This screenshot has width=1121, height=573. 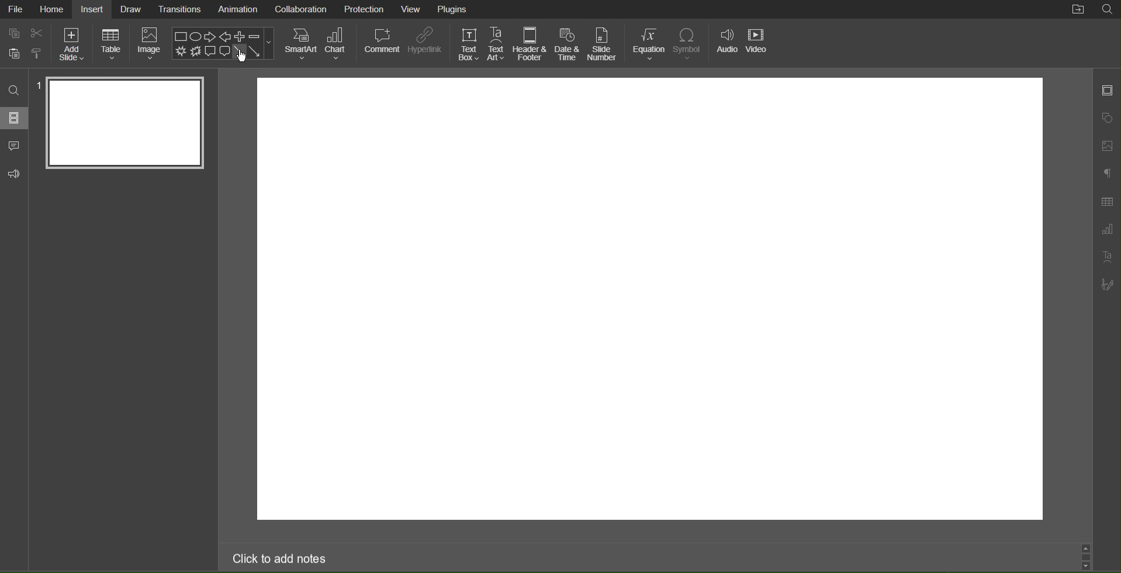 I want to click on File , so click(x=16, y=9).